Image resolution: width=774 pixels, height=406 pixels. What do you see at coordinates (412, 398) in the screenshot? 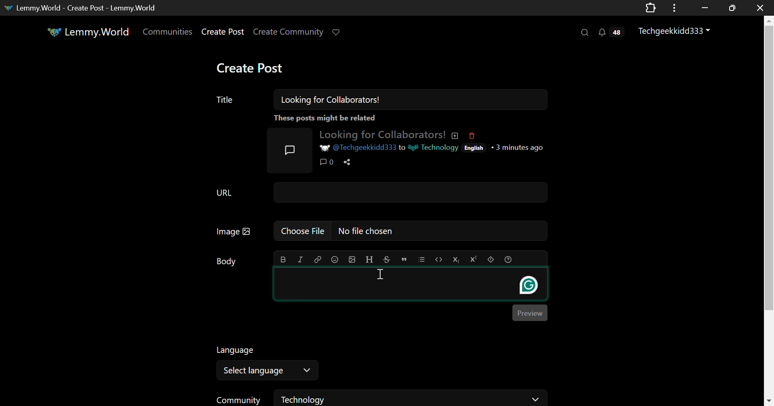
I see `Technology` at bounding box center [412, 398].